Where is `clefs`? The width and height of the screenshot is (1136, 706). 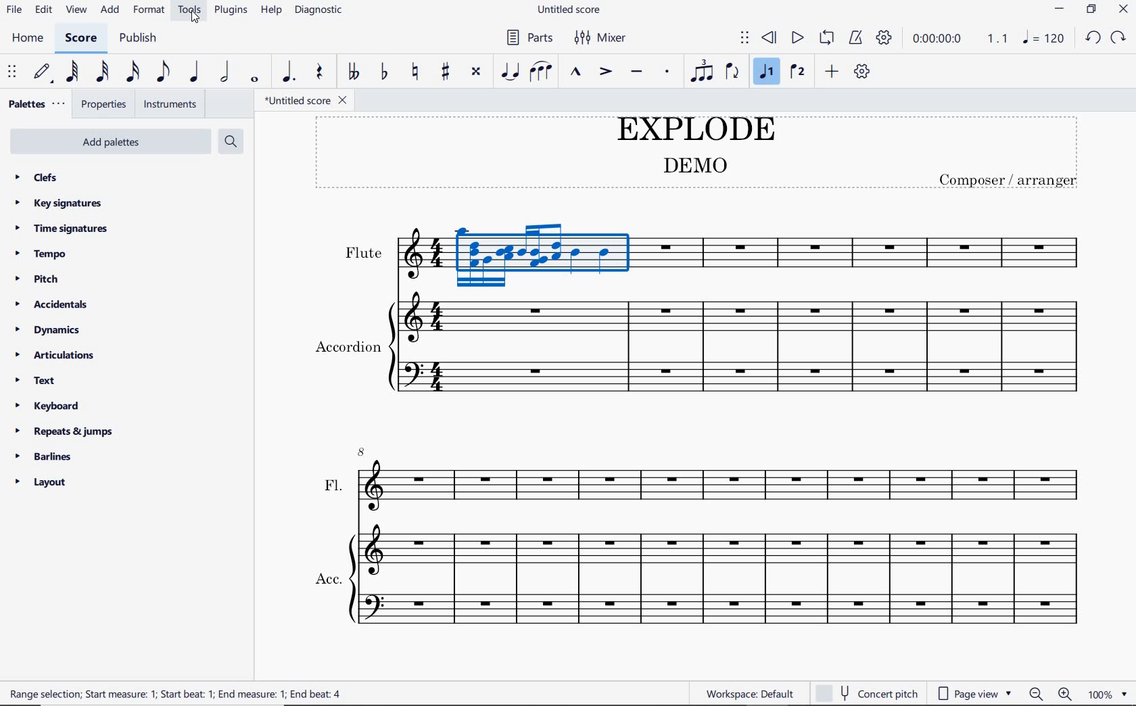
clefs is located at coordinates (37, 176).